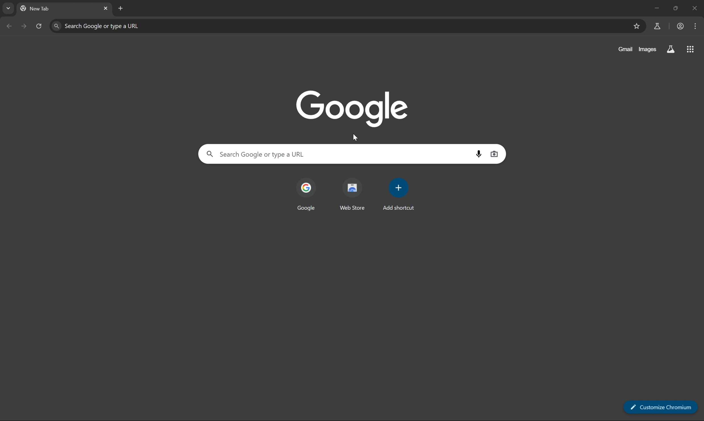 The height and width of the screenshot is (421, 704). Describe the element at coordinates (352, 195) in the screenshot. I see `web store` at that location.